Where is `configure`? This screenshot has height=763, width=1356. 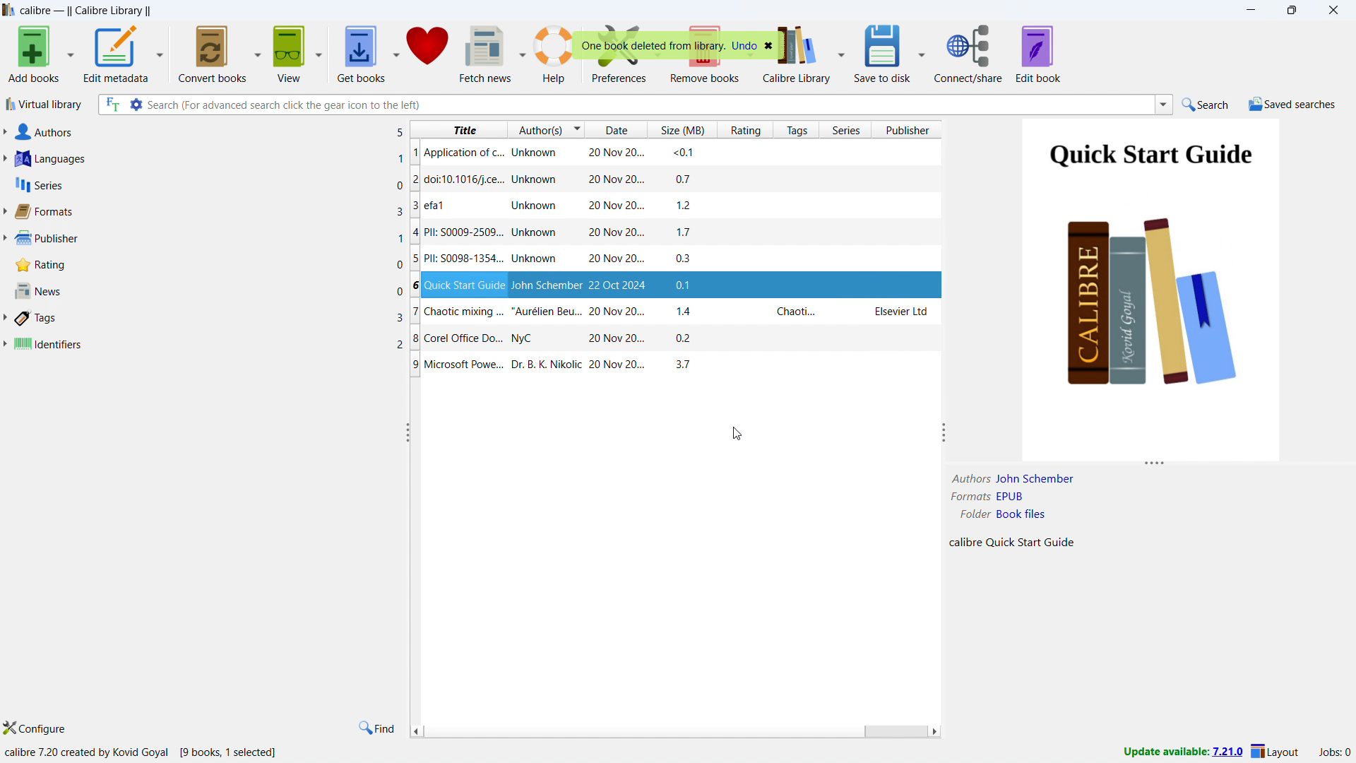
configure is located at coordinates (34, 727).